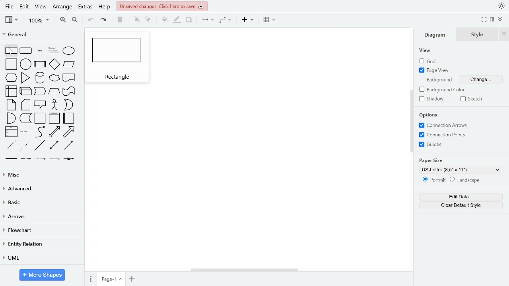 The image size is (509, 286). I want to click on collapse, so click(492, 20).